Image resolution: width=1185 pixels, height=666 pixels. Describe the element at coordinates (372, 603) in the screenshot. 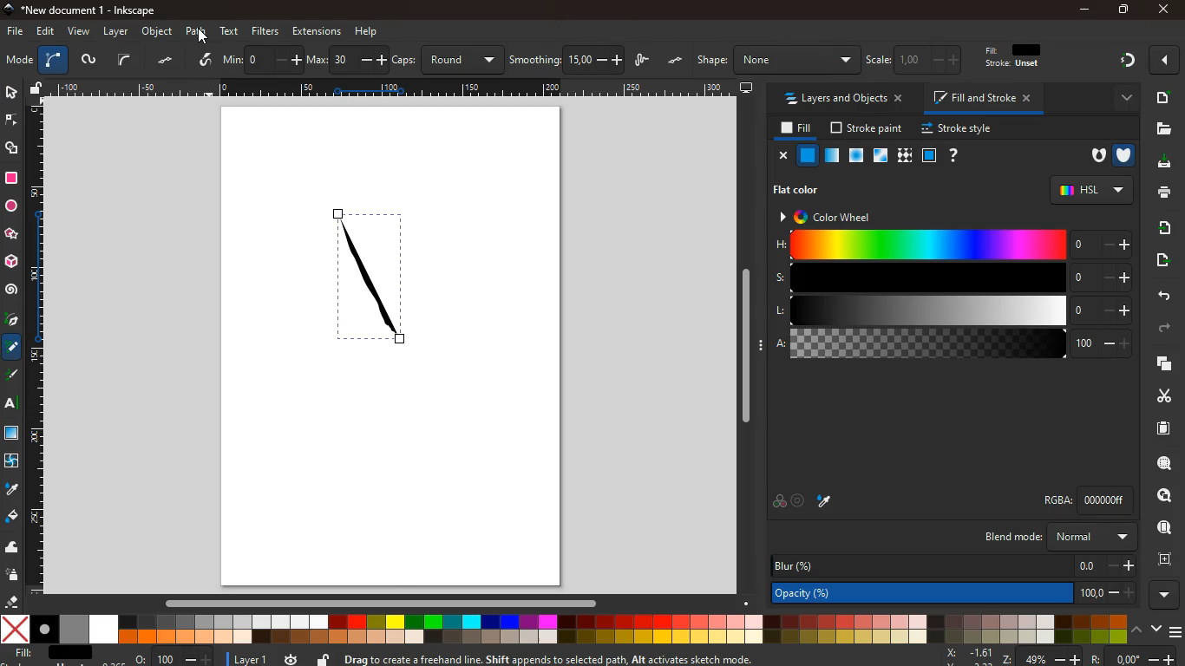

I see `Horizontal scroll bar` at that location.